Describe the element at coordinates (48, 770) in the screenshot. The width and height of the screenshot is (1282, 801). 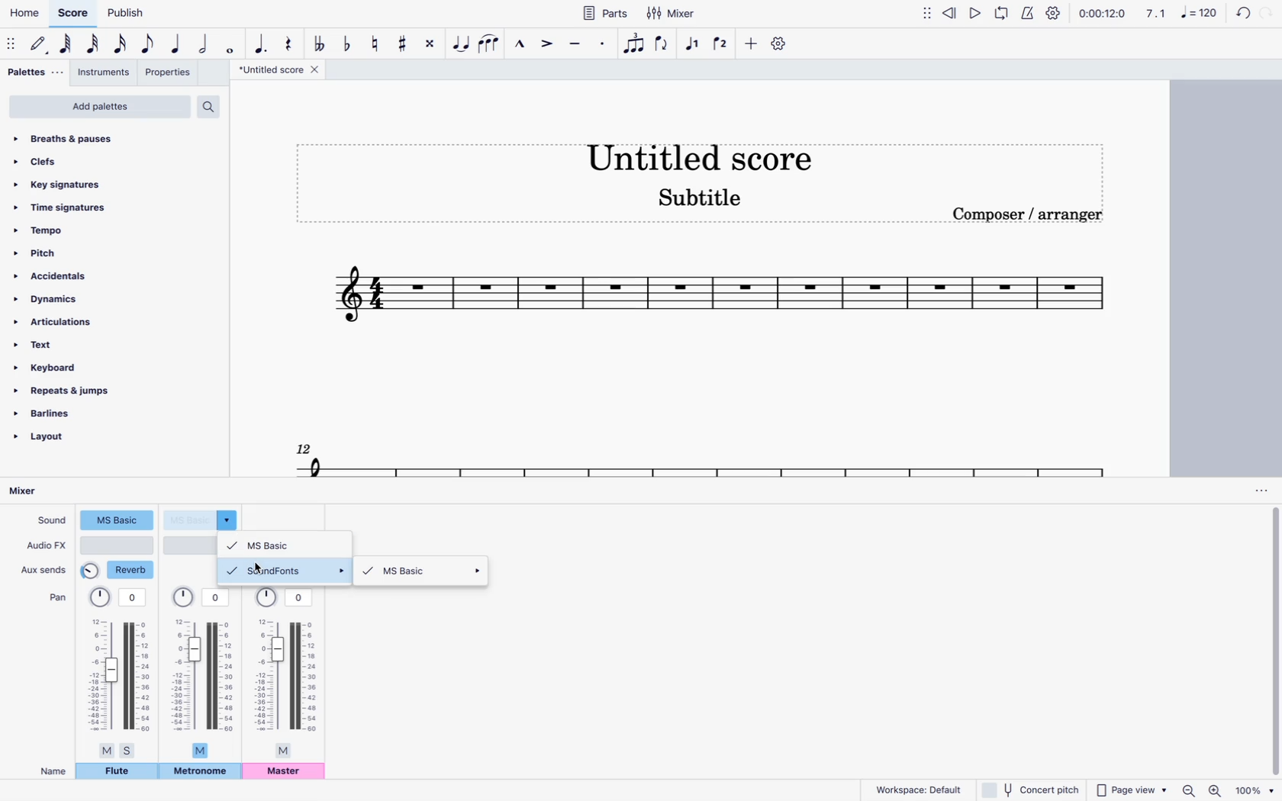
I see `name` at that location.